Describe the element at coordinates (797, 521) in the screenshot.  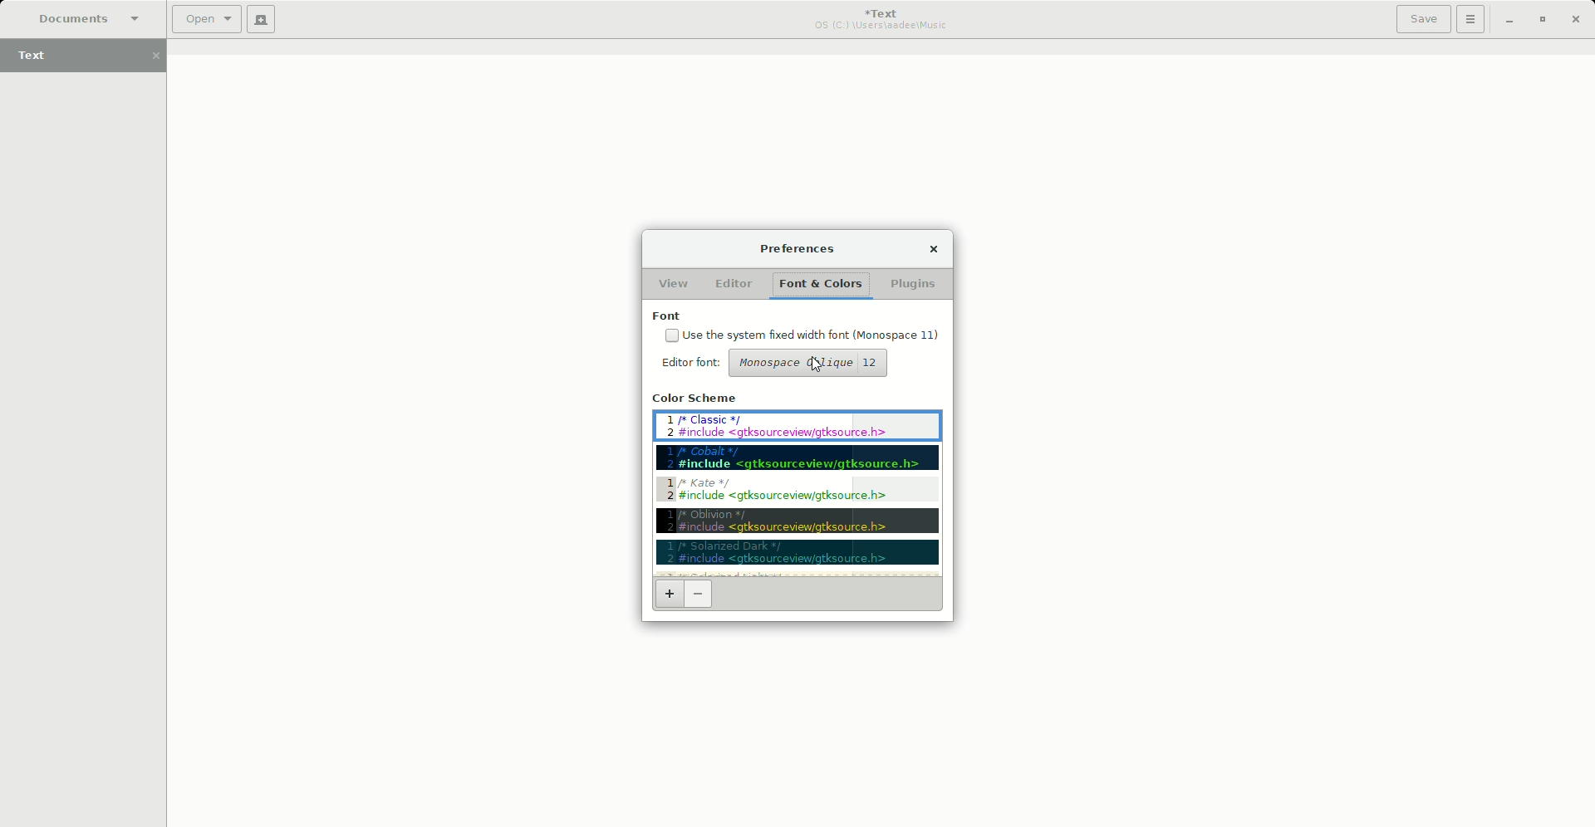
I see `Oblivion` at that location.